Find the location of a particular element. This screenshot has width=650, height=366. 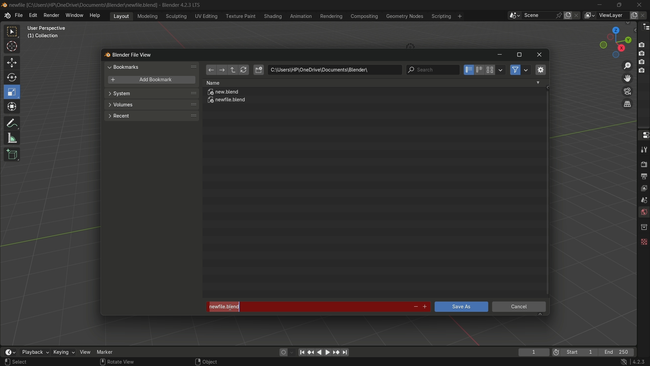

move is located at coordinates (11, 62).